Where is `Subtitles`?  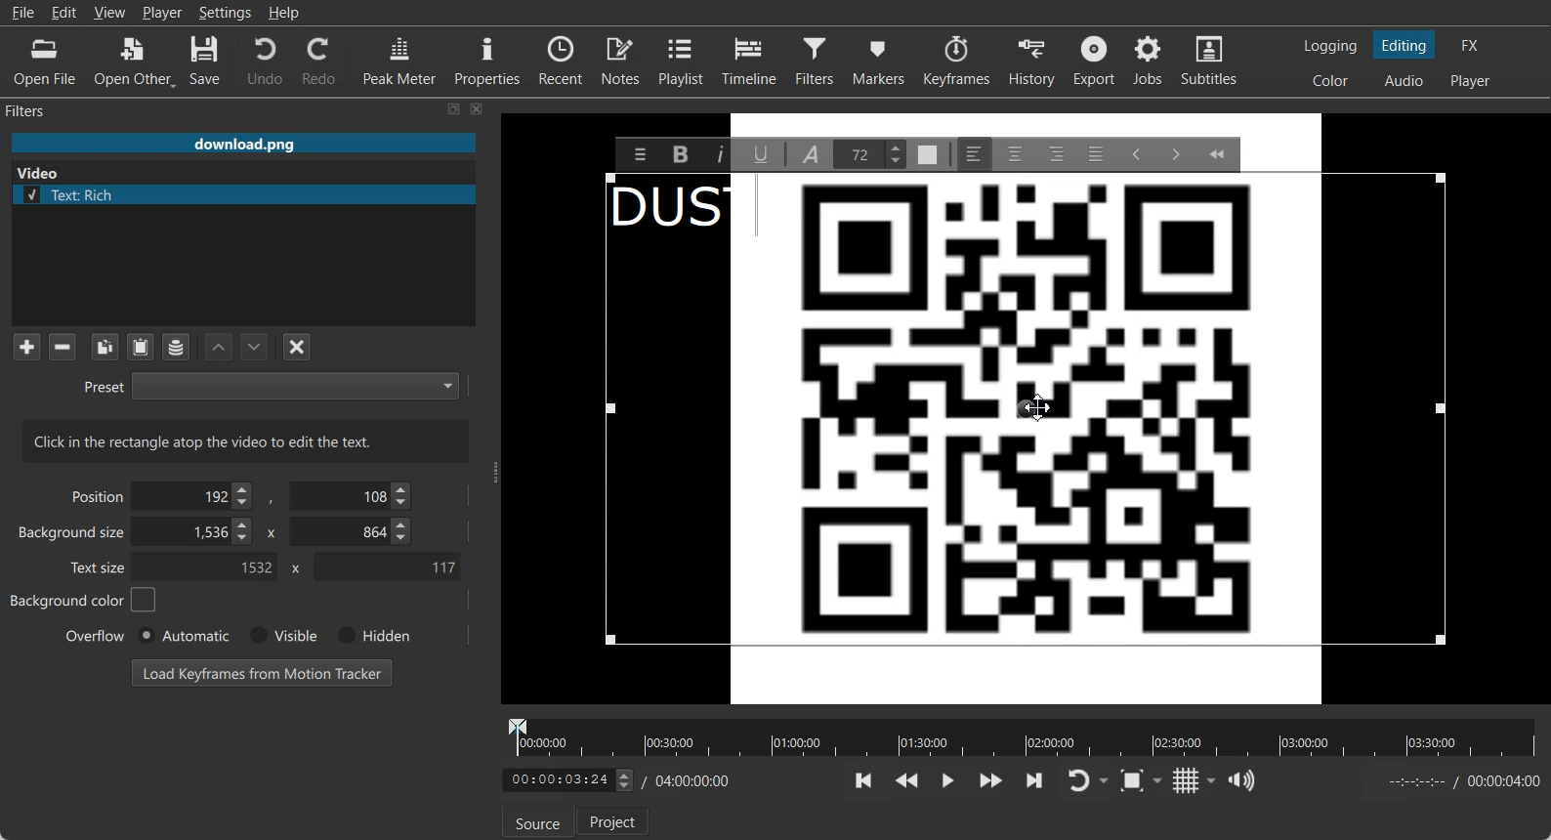 Subtitles is located at coordinates (1210, 61).